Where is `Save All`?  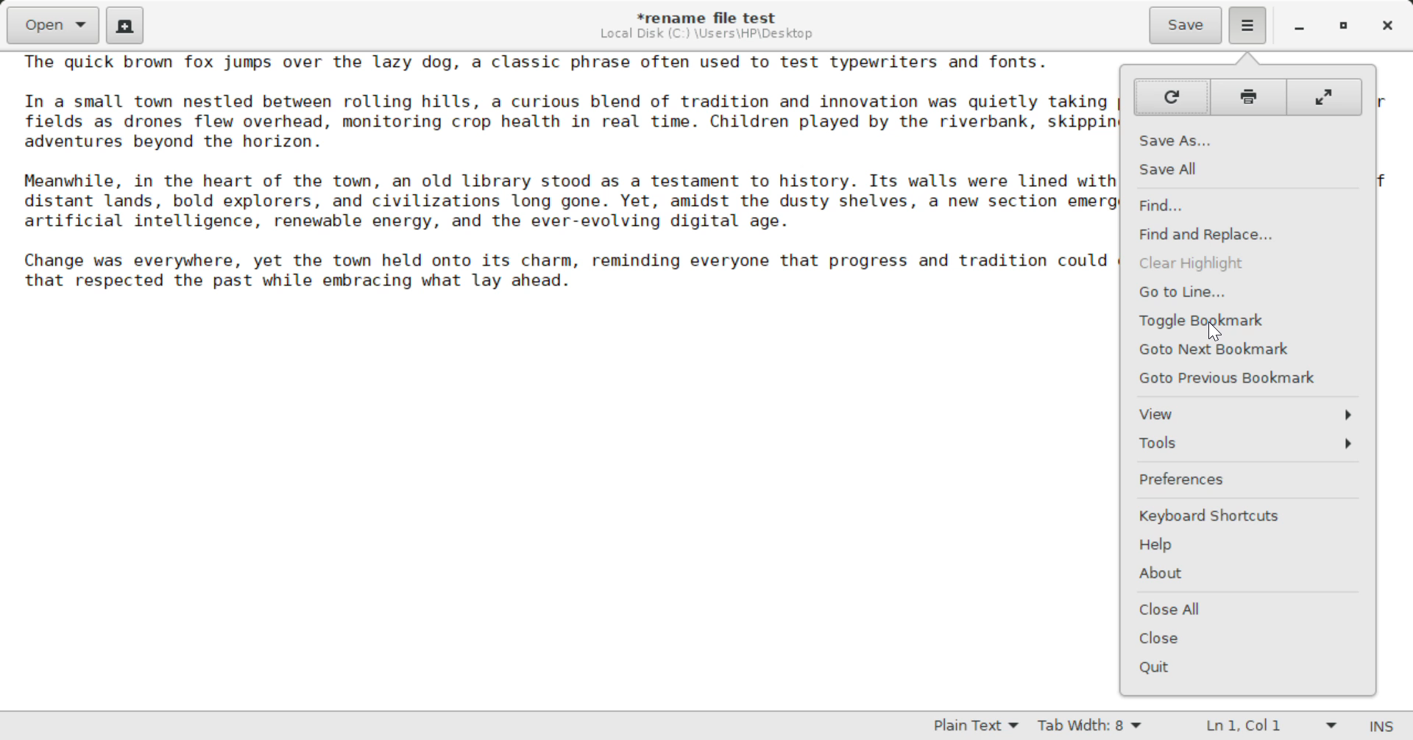
Save All is located at coordinates (1248, 168).